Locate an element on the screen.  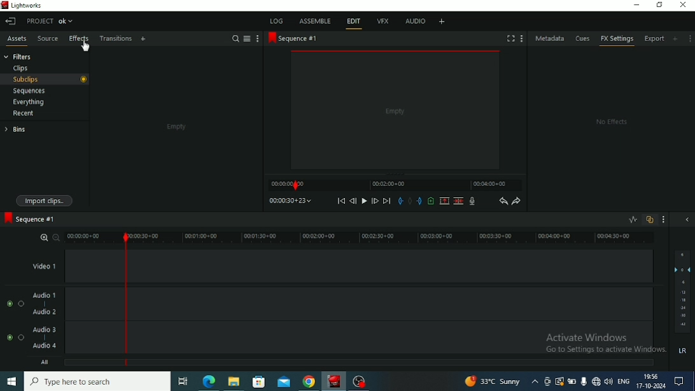
Toggle audio level editing is located at coordinates (633, 219).